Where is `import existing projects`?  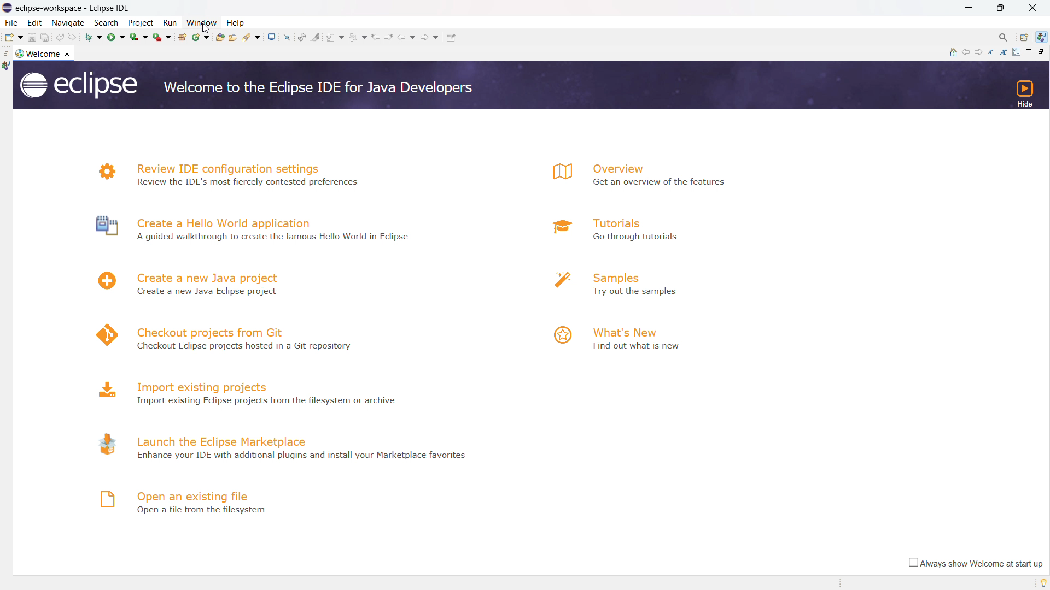
import existing projects is located at coordinates (209, 386).